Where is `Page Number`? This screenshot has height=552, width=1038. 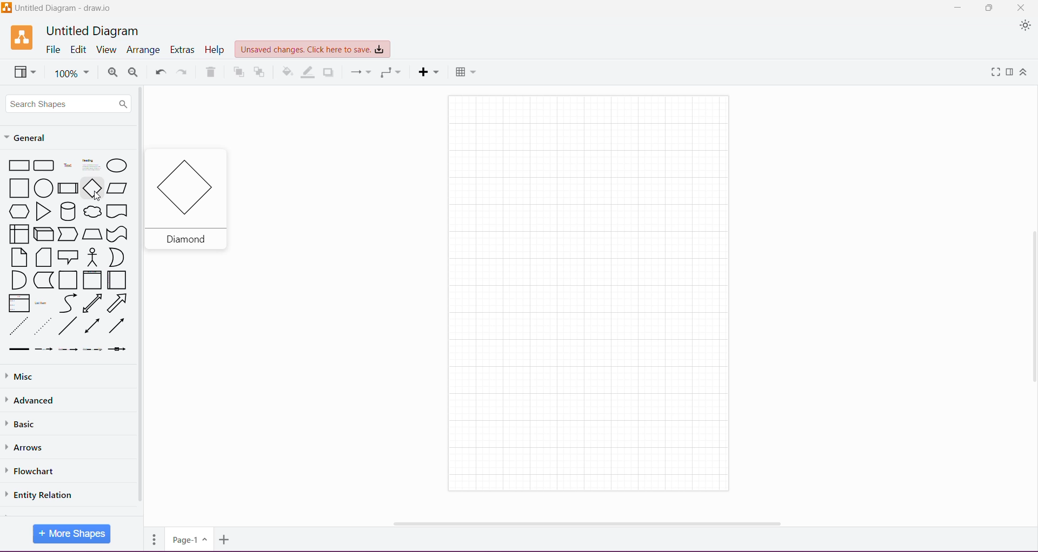 Page Number is located at coordinates (188, 541).